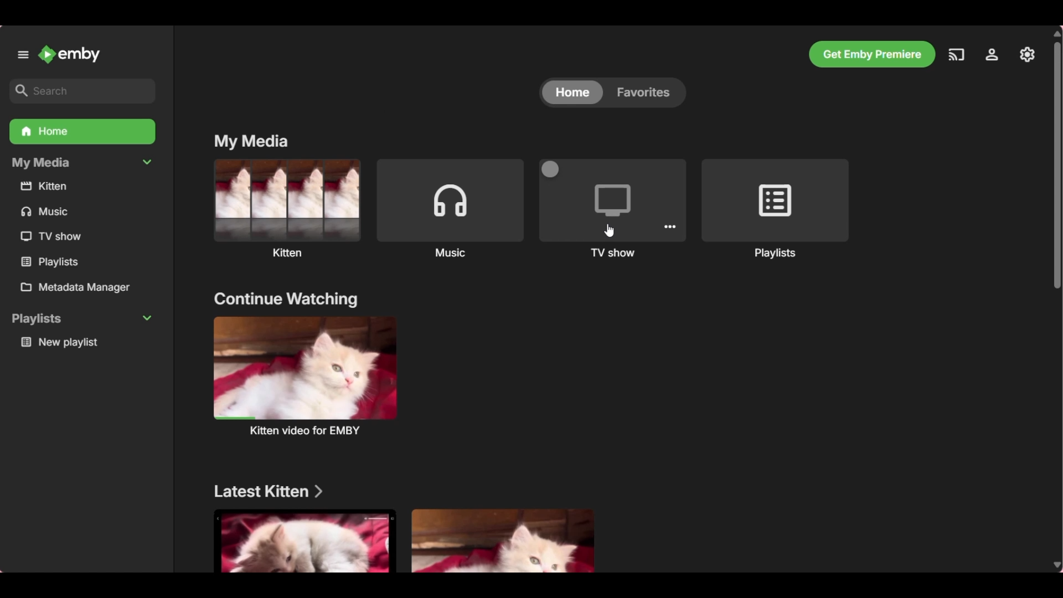  I want to click on Quick slide to top, so click(1056, 34).